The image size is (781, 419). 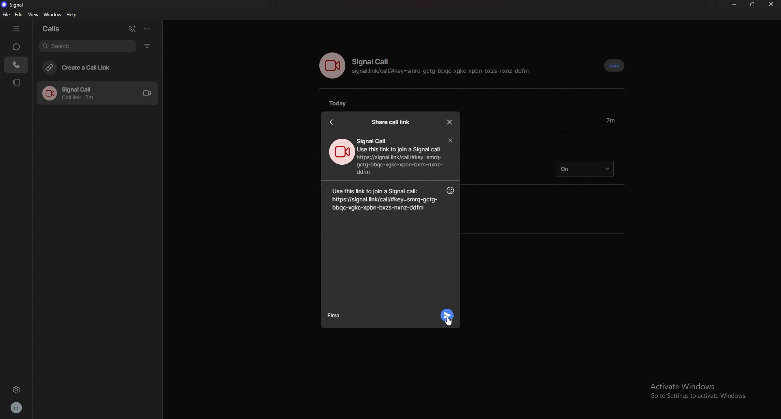 I want to click on help, so click(x=72, y=15).